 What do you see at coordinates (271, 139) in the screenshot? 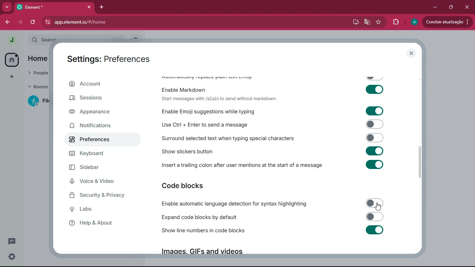
I see `Surround selected text when typing special characters` at bounding box center [271, 139].